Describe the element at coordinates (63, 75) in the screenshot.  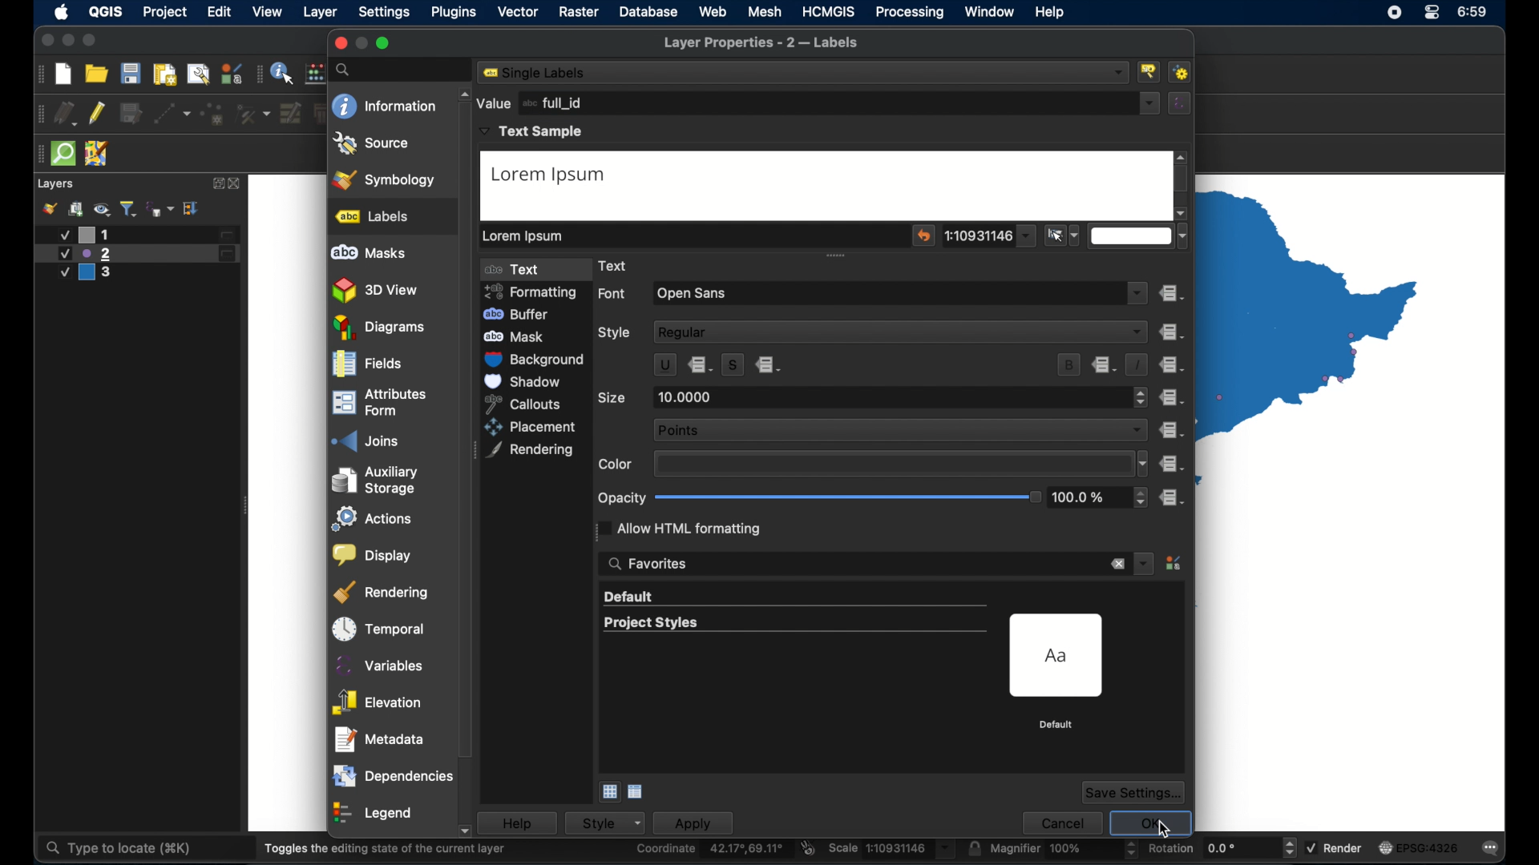
I see `new` at that location.